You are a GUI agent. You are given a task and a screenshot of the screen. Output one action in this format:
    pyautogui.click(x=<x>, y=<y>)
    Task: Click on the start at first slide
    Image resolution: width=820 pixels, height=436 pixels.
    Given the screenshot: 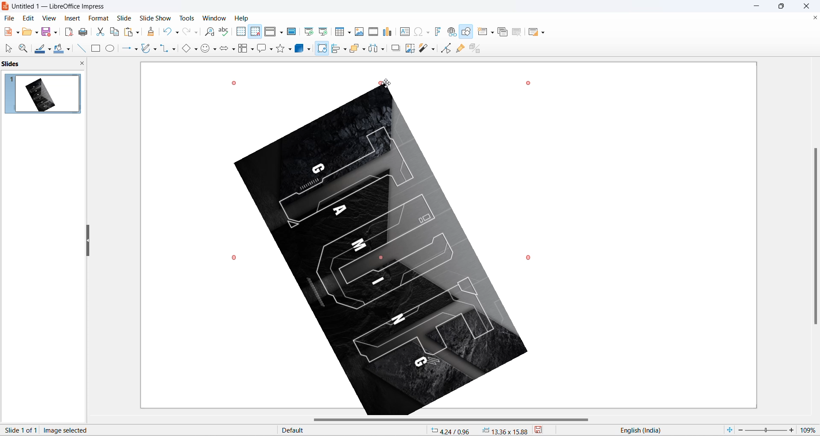 What is the action you would take?
    pyautogui.click(x=310, y=32)
    